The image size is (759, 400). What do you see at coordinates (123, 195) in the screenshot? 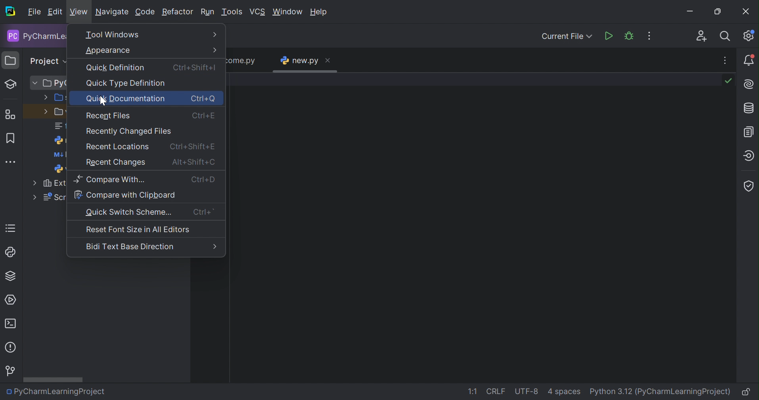
I see `Compare With Clipboard` at bounding box center [123, 195].